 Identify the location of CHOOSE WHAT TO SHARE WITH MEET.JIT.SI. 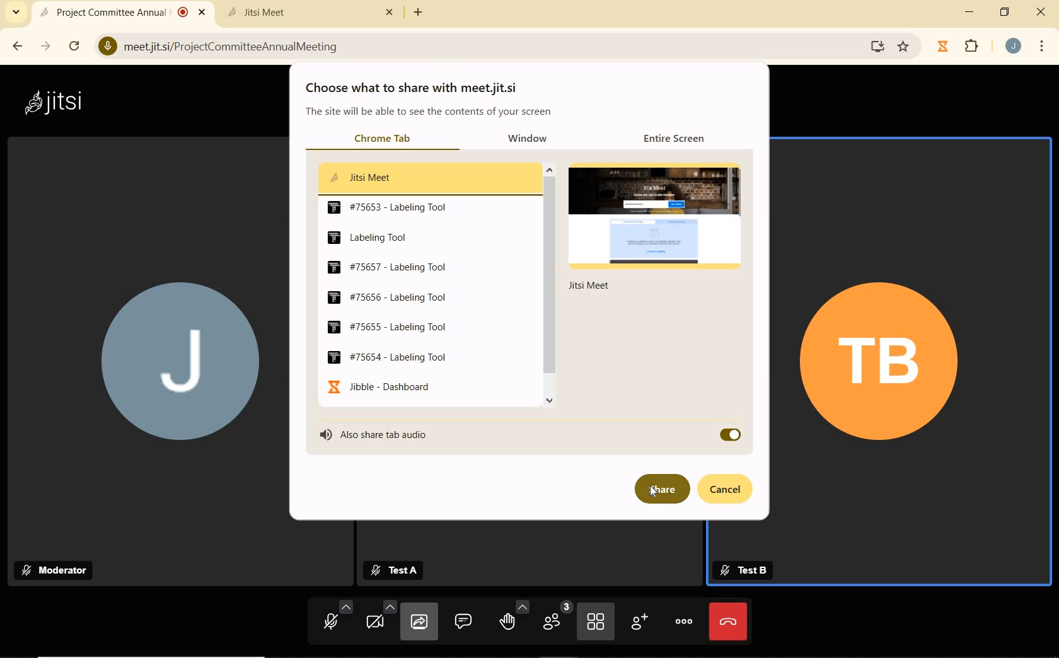
(419, 88).